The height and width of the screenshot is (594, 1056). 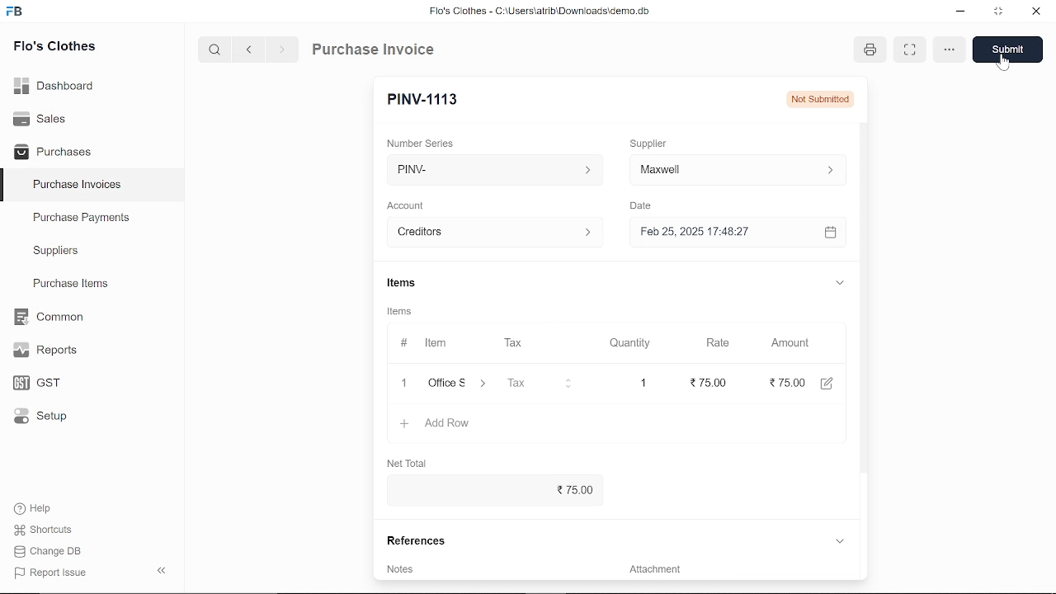 I want to click on Shortcuts, so click(x=40, y=530).